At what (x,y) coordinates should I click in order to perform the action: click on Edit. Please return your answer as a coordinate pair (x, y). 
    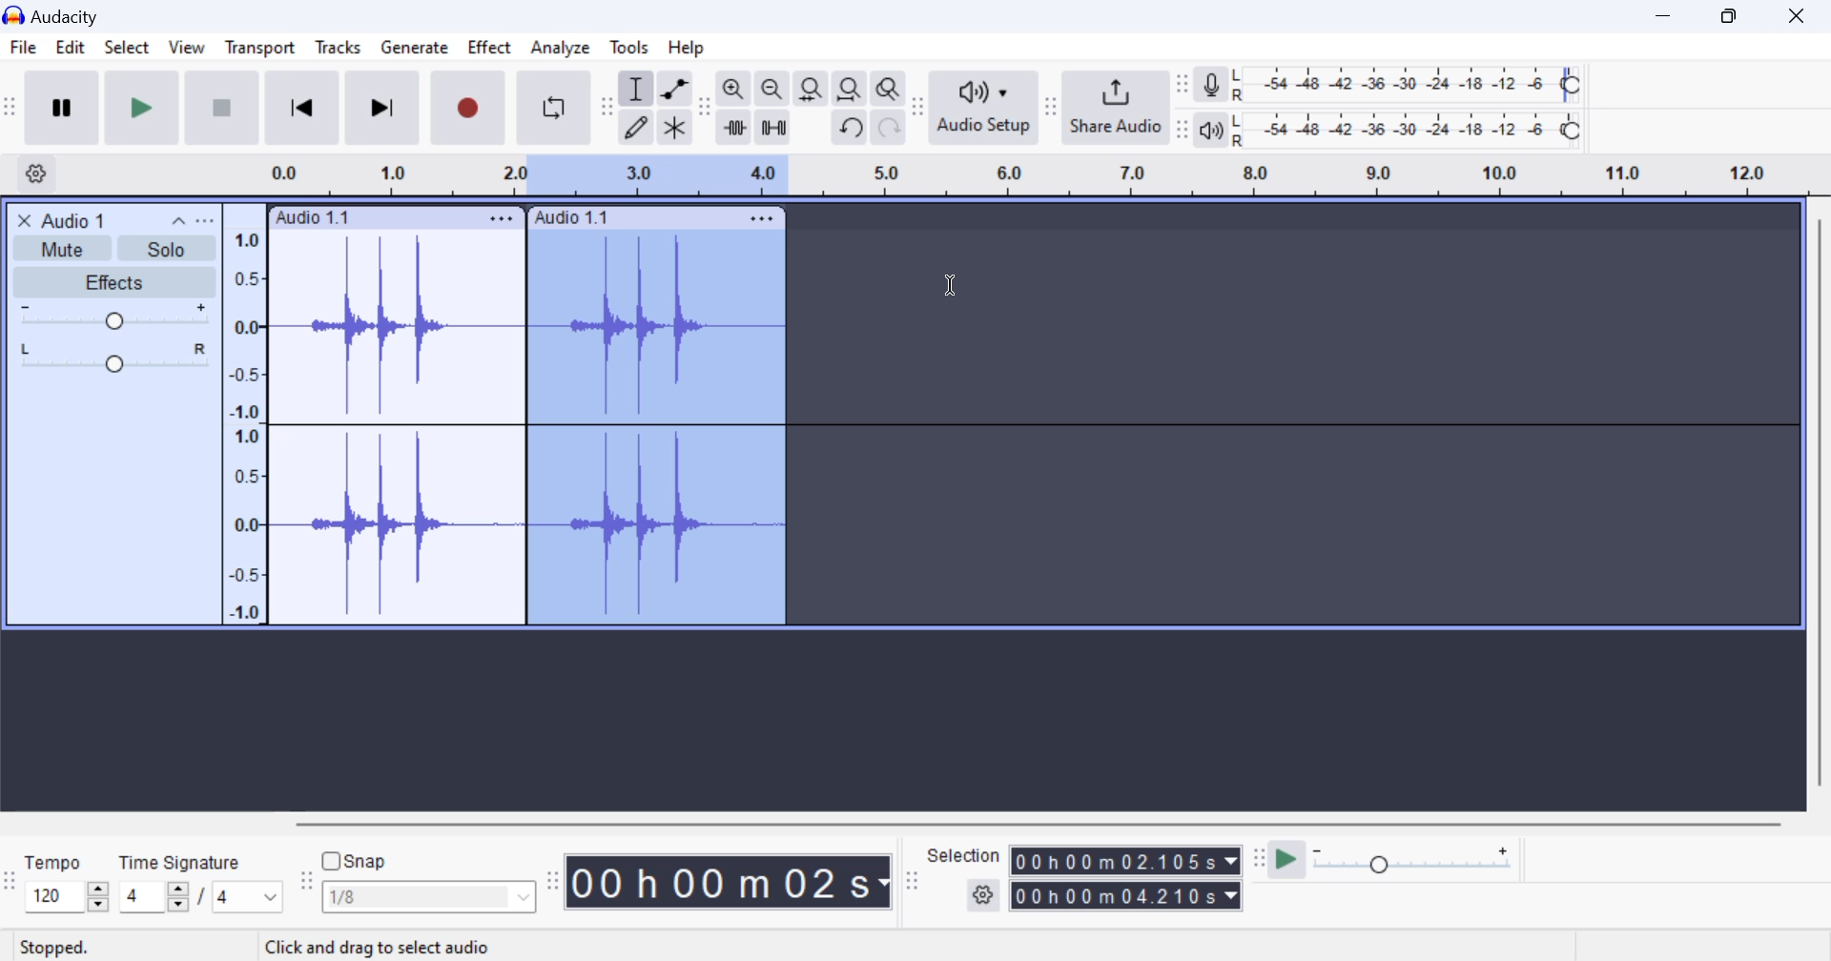
    Looking at the image, I should click on (70, 51).